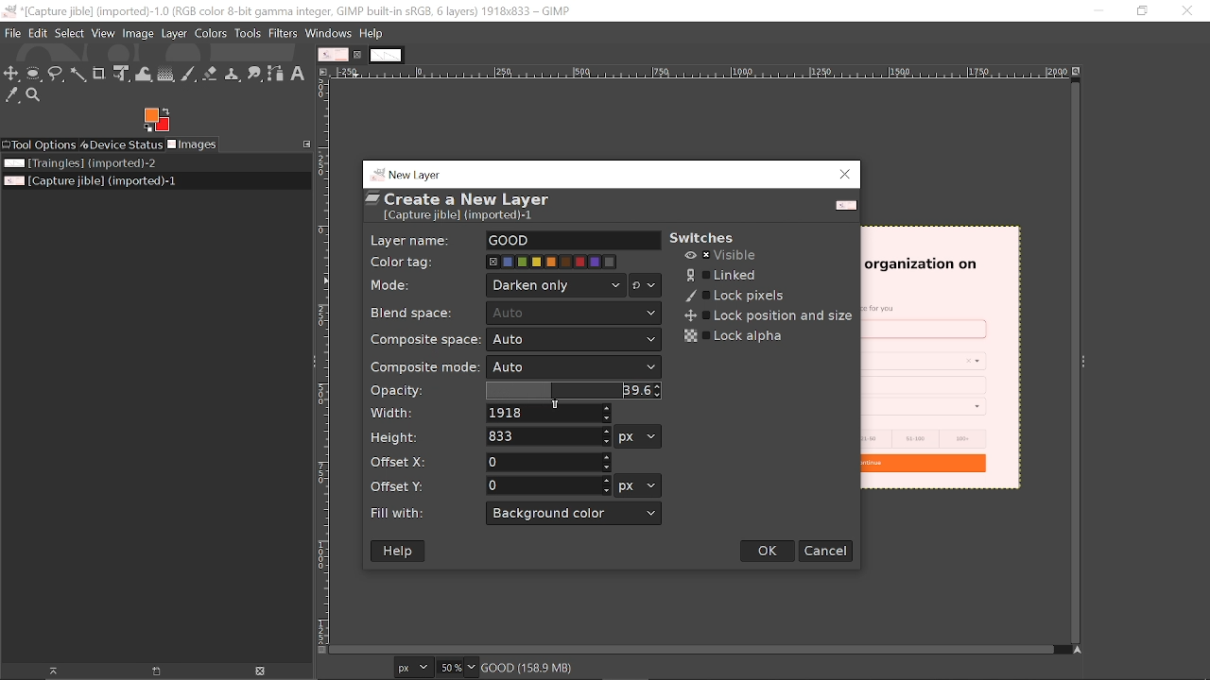 This screenshot has width=1210, height=680. Describe the element at coordinates (89, 181) in the screenshot. I see `Current image file` at that location.